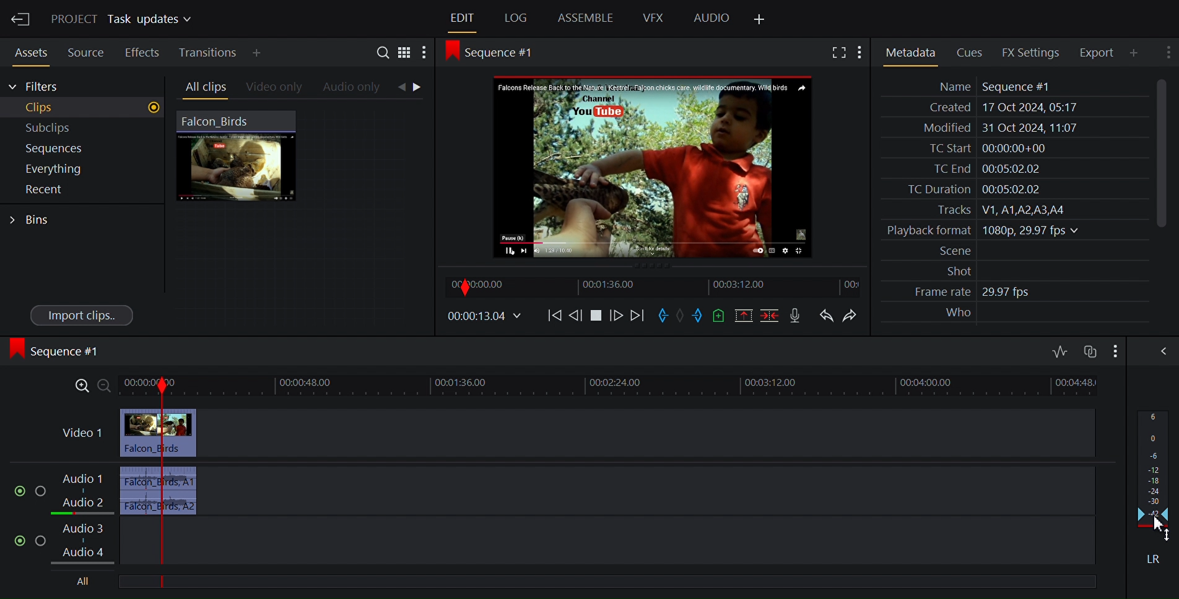 The height and width of the screenshot is (599, 1179). Describe the element at coordinates (983, 148) in the screenshot. I see `TC Start 00:00:00+00` at that location.